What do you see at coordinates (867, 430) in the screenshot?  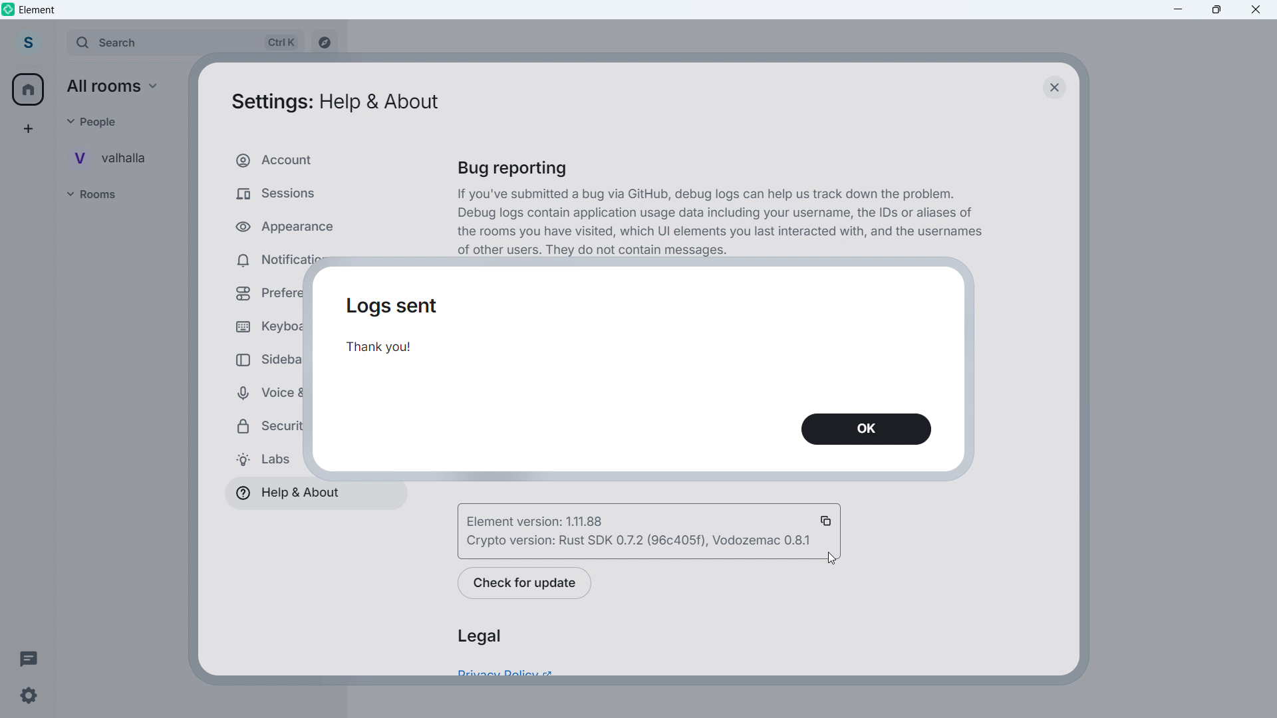 I see `O K ` at bounding box center [867, 430].